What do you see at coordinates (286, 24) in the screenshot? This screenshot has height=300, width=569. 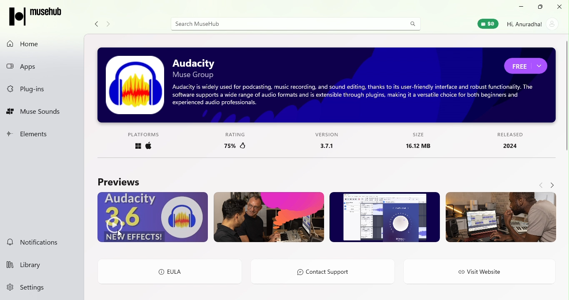 I see `Search bar` at bounding box center [286, 24].